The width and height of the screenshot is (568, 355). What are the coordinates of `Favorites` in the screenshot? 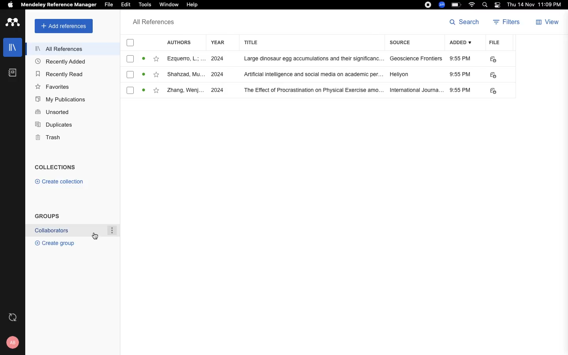 It's located at (54, 86).